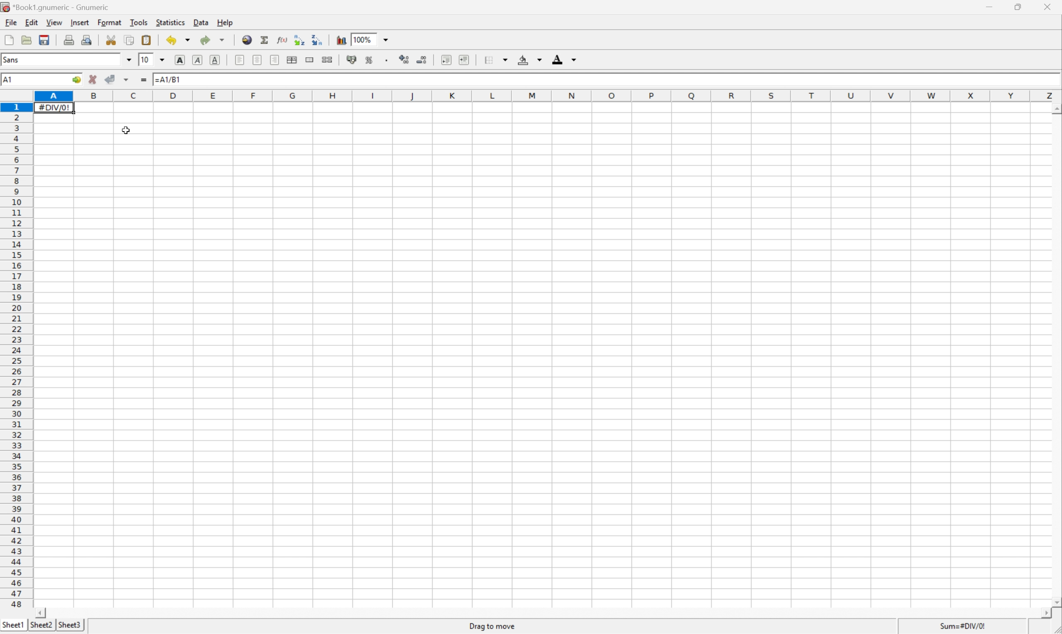 The image size is (1062, 634). Describe the element at coordinates (130, 40) in the screenshot. I see `Copy the selection` at that location.